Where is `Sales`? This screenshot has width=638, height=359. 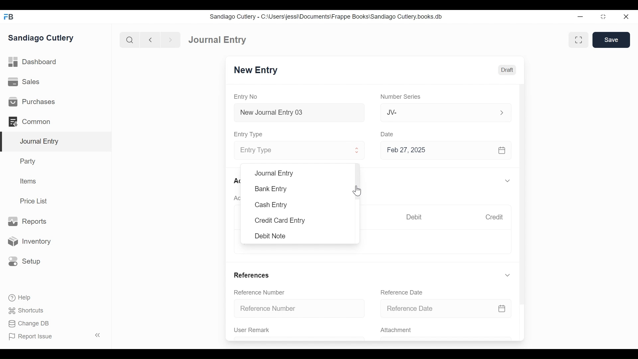 Sales is located at coordinates (24, 81).